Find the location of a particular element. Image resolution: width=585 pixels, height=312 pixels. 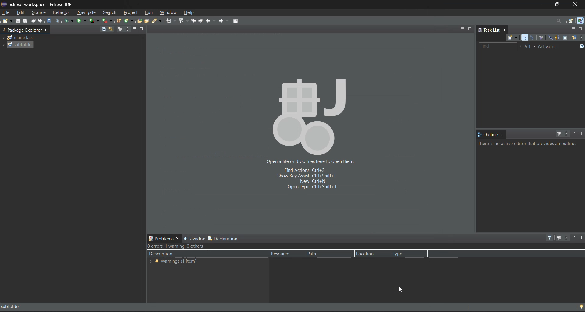

resource is located at coordinates (285, 254).